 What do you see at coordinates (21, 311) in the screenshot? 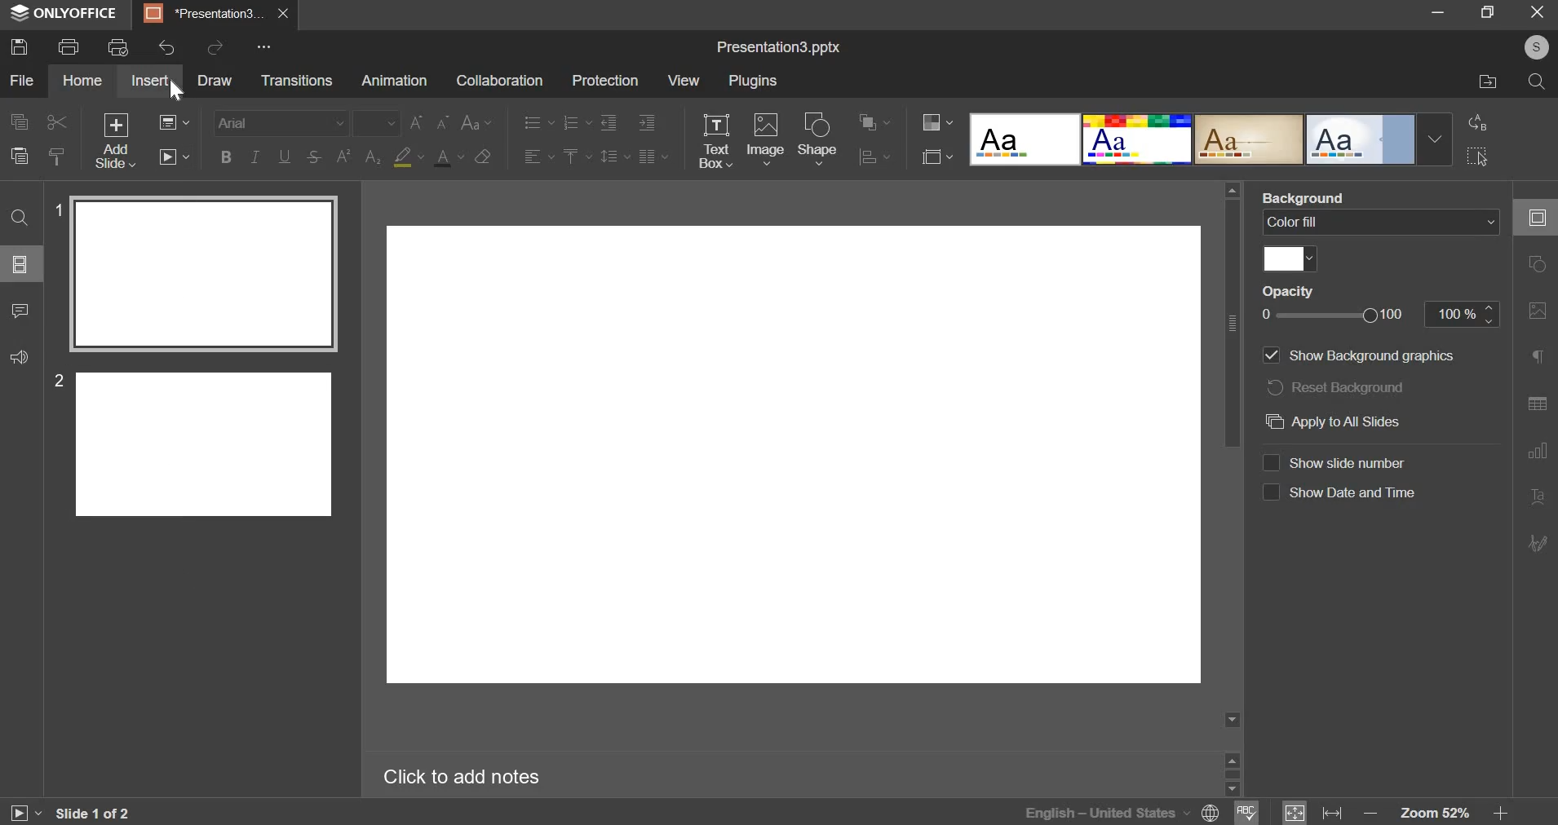
I see `comment` at bounding box center [21, 311].